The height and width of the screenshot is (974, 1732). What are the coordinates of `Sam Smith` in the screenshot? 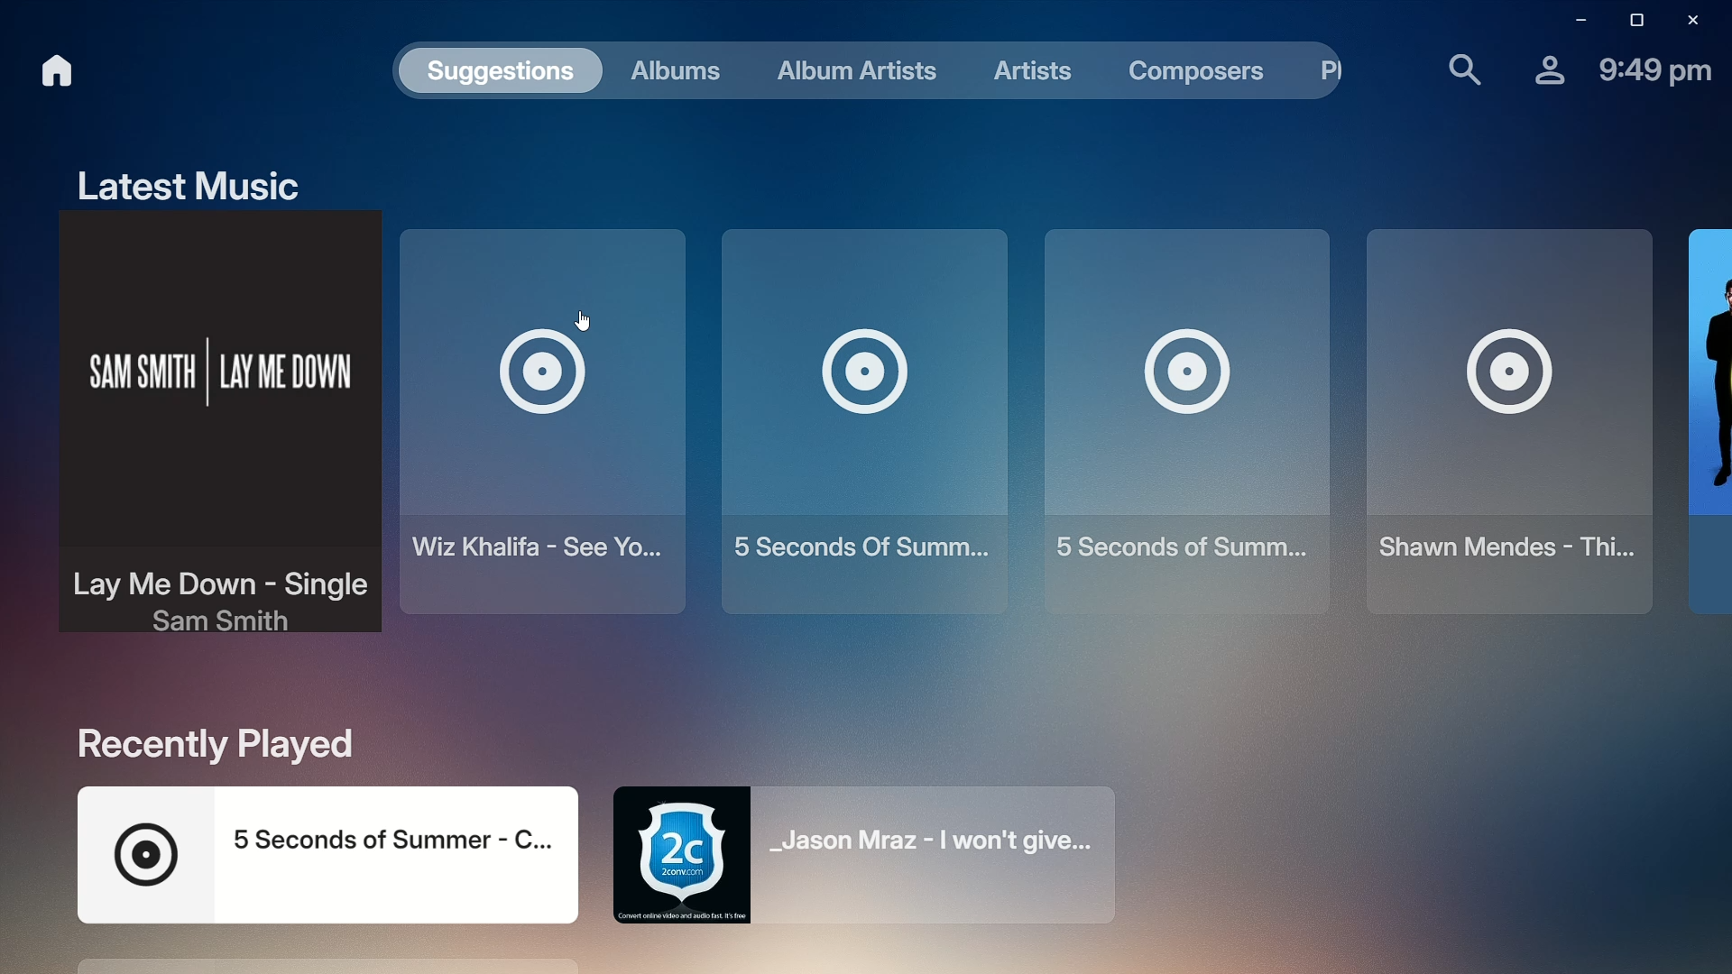 It's located at (207, 435).